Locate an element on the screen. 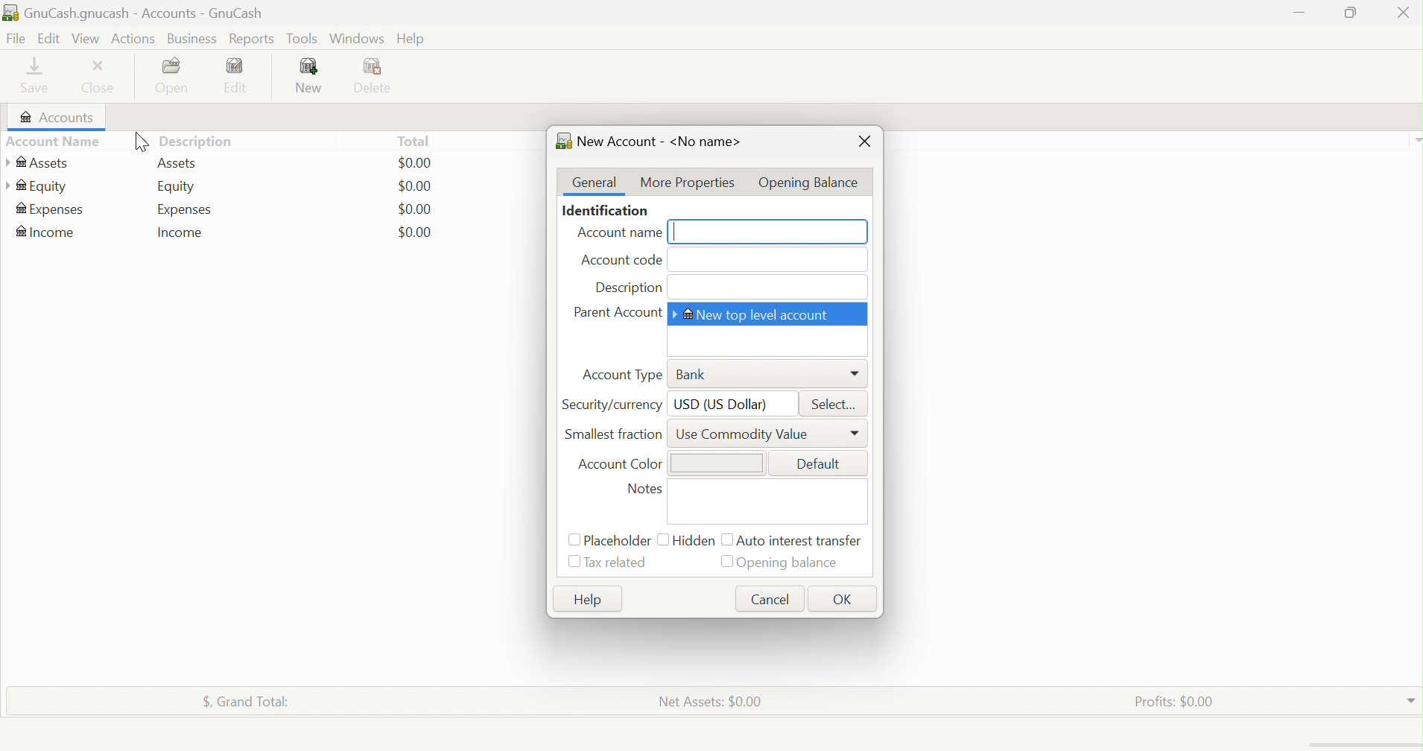 This screenshot has width=1423, height=751. Equity is located at coordinates (37, 186).